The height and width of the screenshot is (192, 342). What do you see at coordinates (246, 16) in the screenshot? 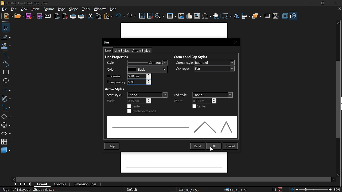
I see `allign` at bounding box center [246, 16].